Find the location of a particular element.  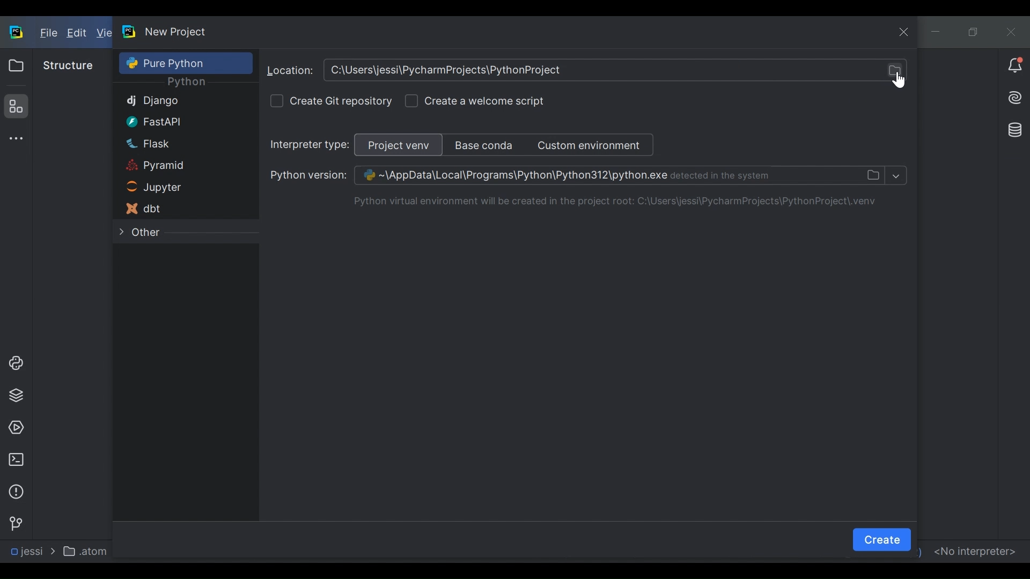

Edit is located at coordinates (78, 34).